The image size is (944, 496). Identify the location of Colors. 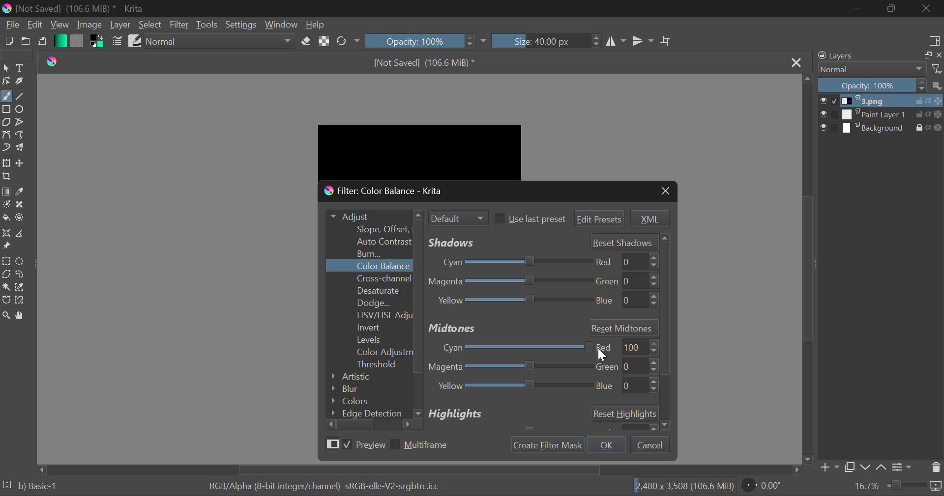
(366, 401).